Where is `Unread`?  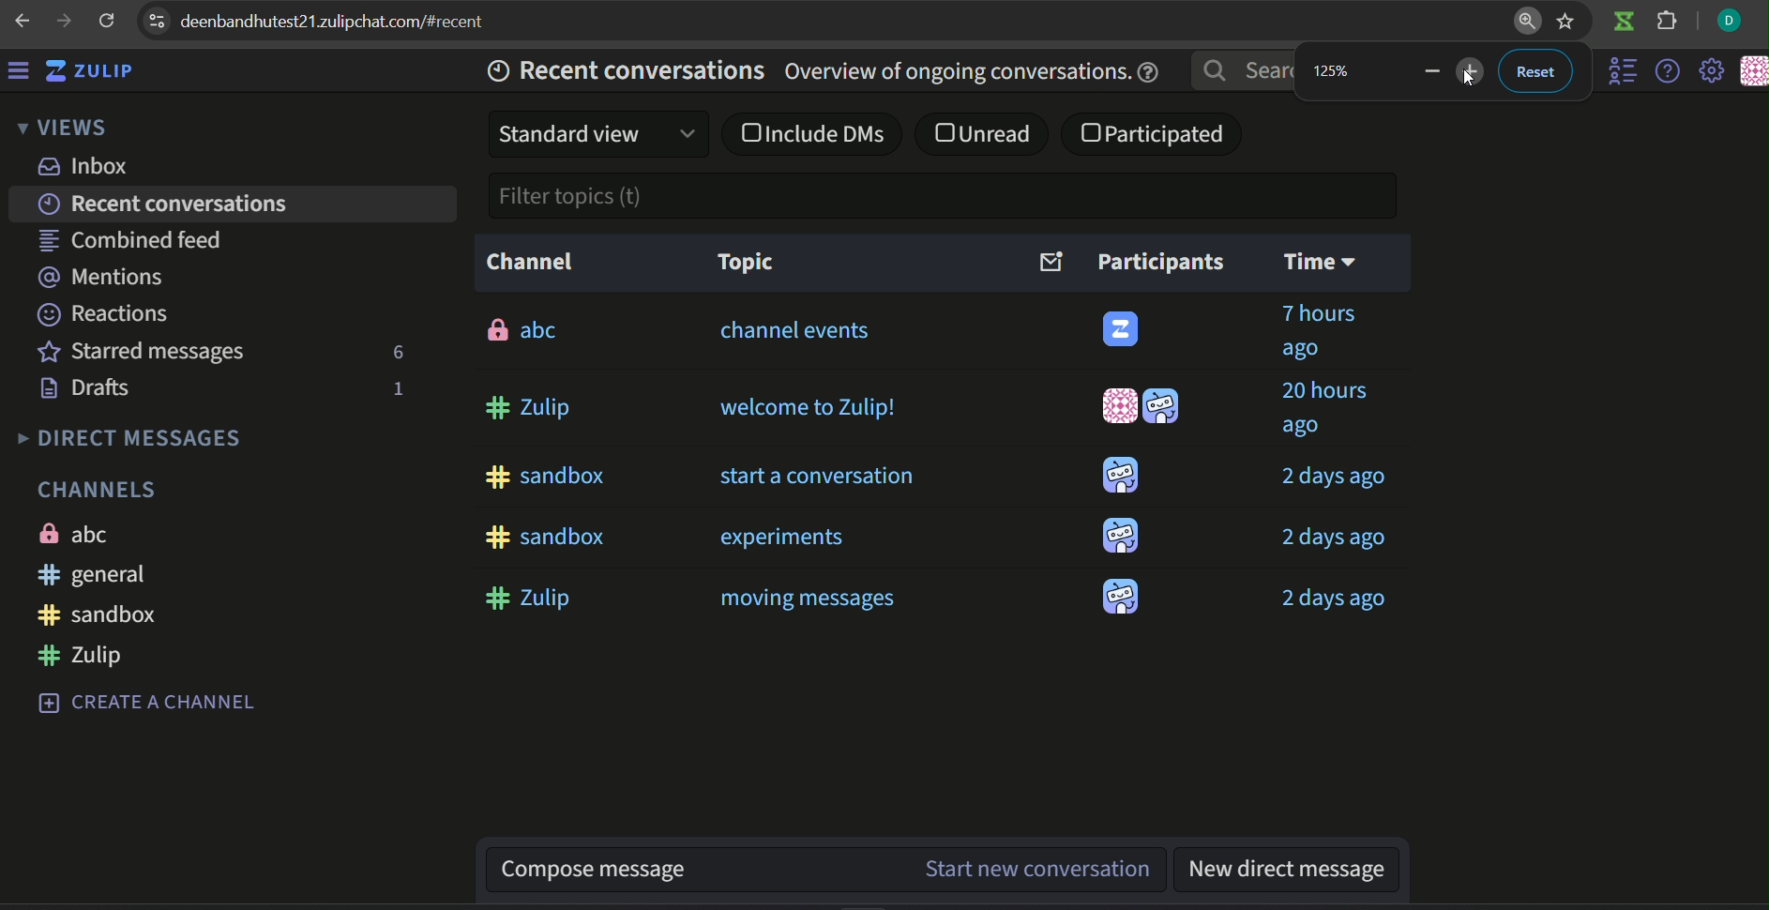 Unread is located at coordinates (986, 134).